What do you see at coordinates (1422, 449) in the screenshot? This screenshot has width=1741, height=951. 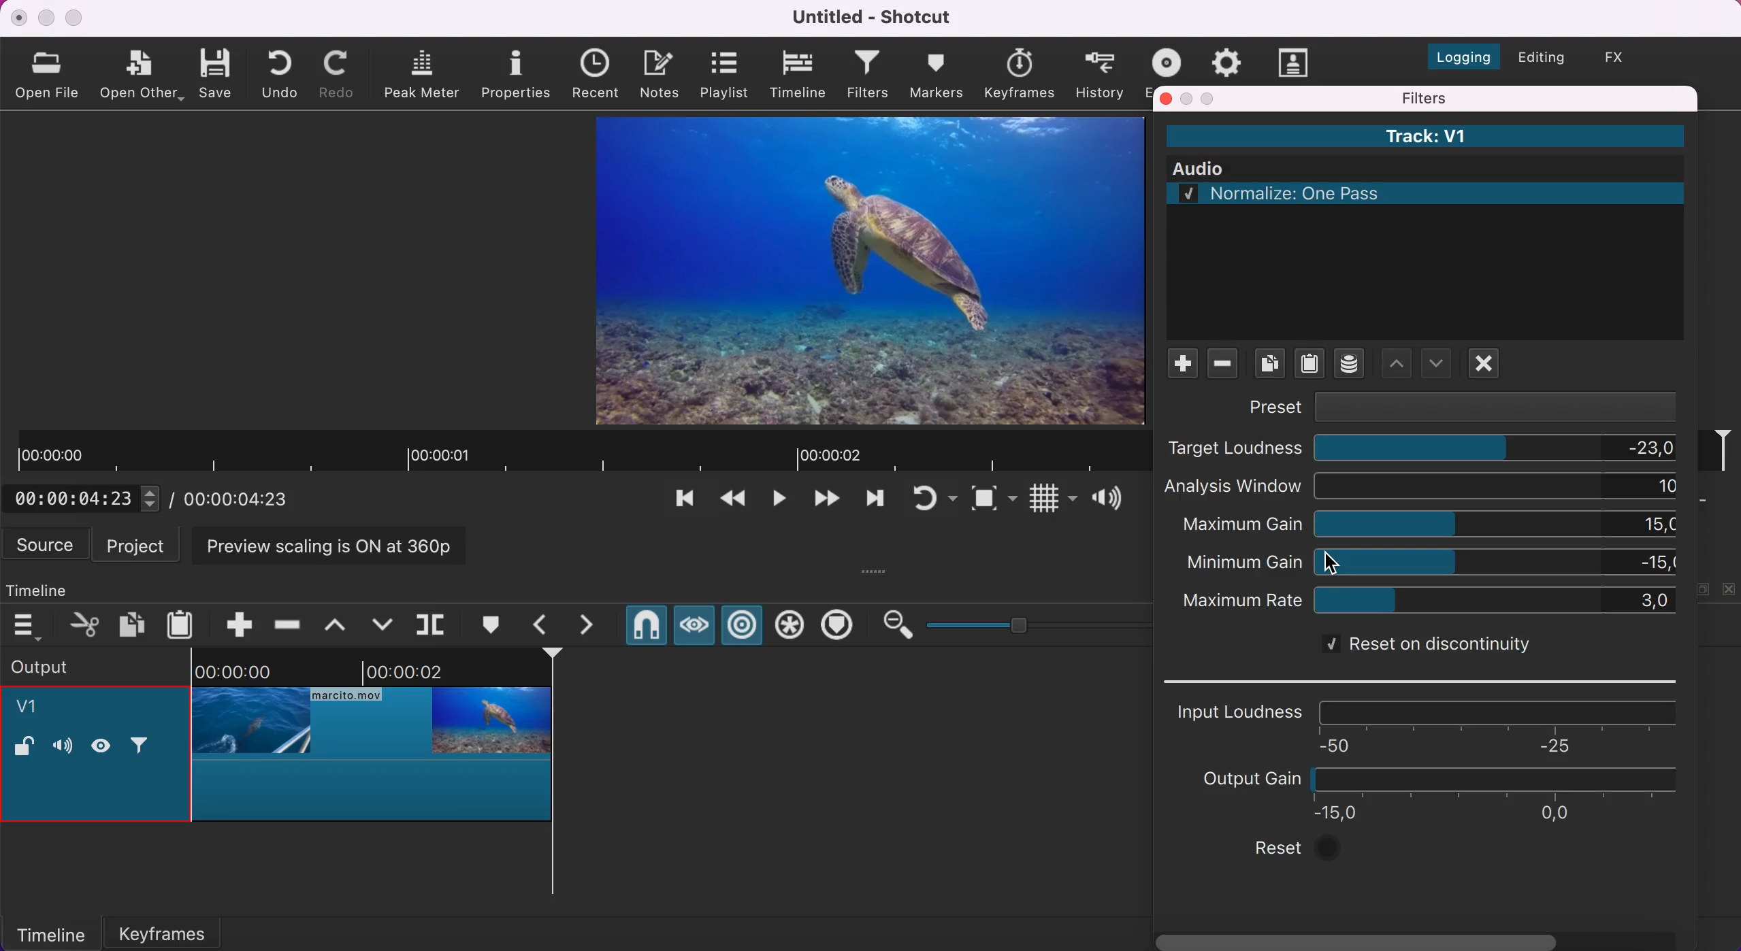 I see `target loudness` at bounding box center [1422, 449].